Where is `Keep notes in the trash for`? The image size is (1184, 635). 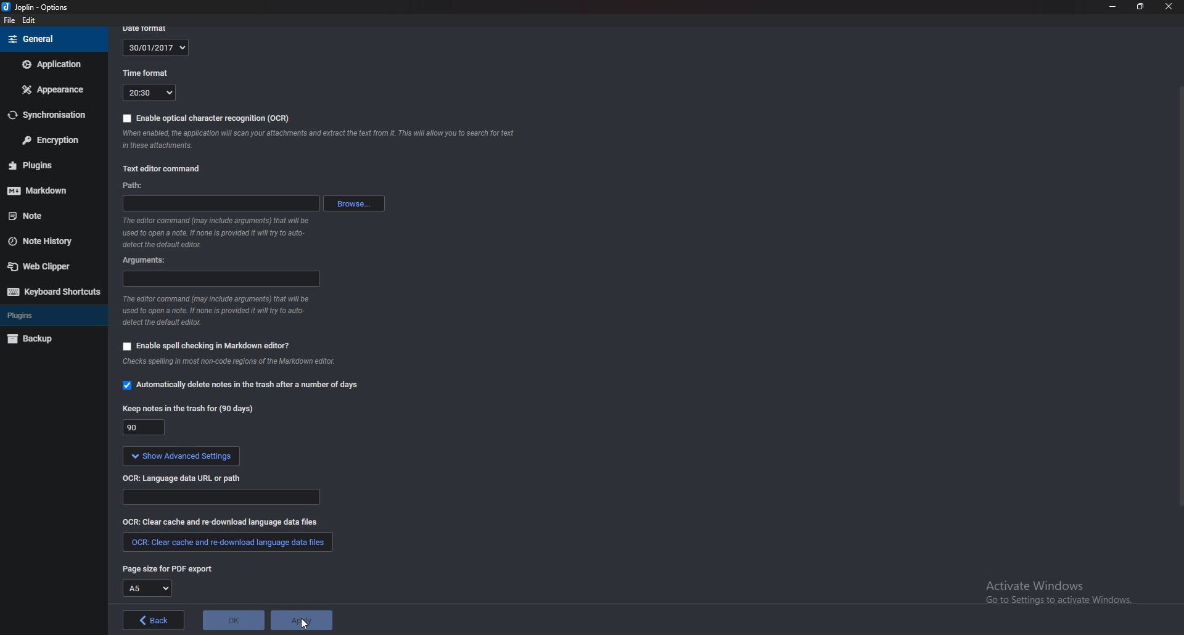
Keep notes in the trash for is located at coordinates (188, 411).